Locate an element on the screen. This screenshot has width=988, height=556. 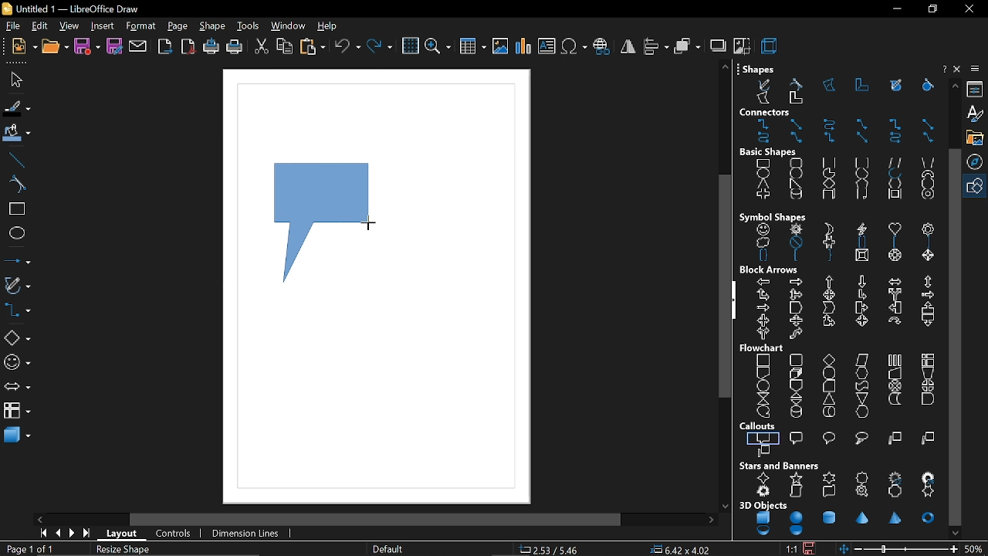
left brace is located at coordinates (795, 256).